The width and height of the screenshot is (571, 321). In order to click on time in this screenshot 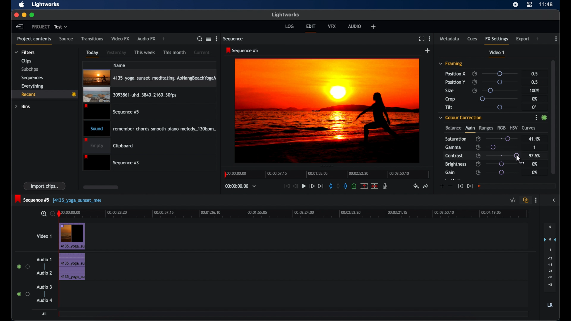, I will do `click(547, 4)`.